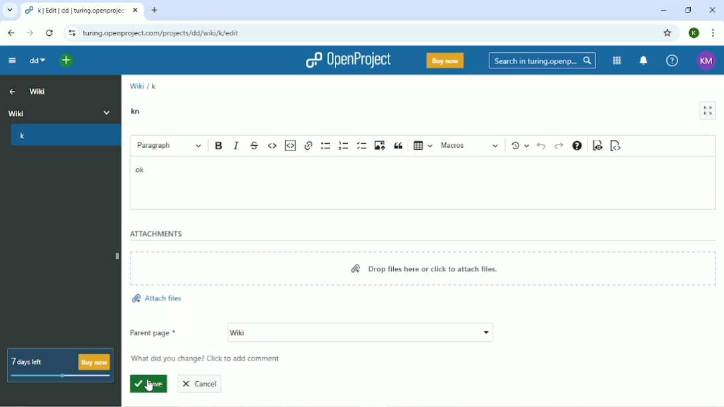 Image resolution: width=724 pixels, height=407 pixels. I want to click on What did you change? Click to add comment., so click(210, 359).